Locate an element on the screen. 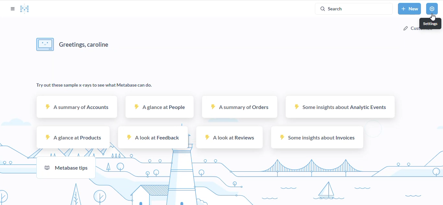  a look at feedback is located at coordinates (153, 137).